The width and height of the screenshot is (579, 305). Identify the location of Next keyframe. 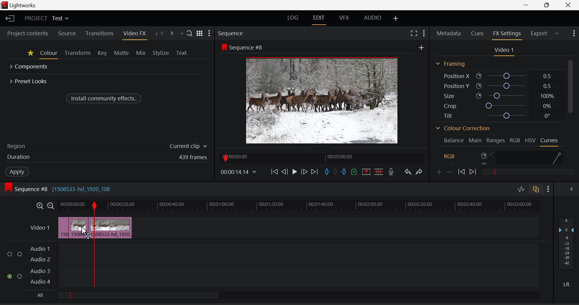
(474, 171).